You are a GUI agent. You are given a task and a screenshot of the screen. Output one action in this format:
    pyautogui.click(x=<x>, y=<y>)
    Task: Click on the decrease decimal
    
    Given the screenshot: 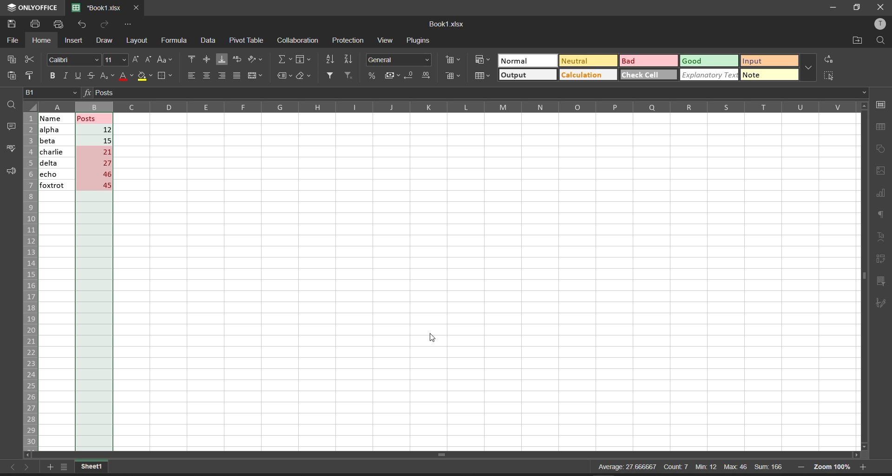 What is the action you would take?
    pyautogui.click(x=407, y=75)
    